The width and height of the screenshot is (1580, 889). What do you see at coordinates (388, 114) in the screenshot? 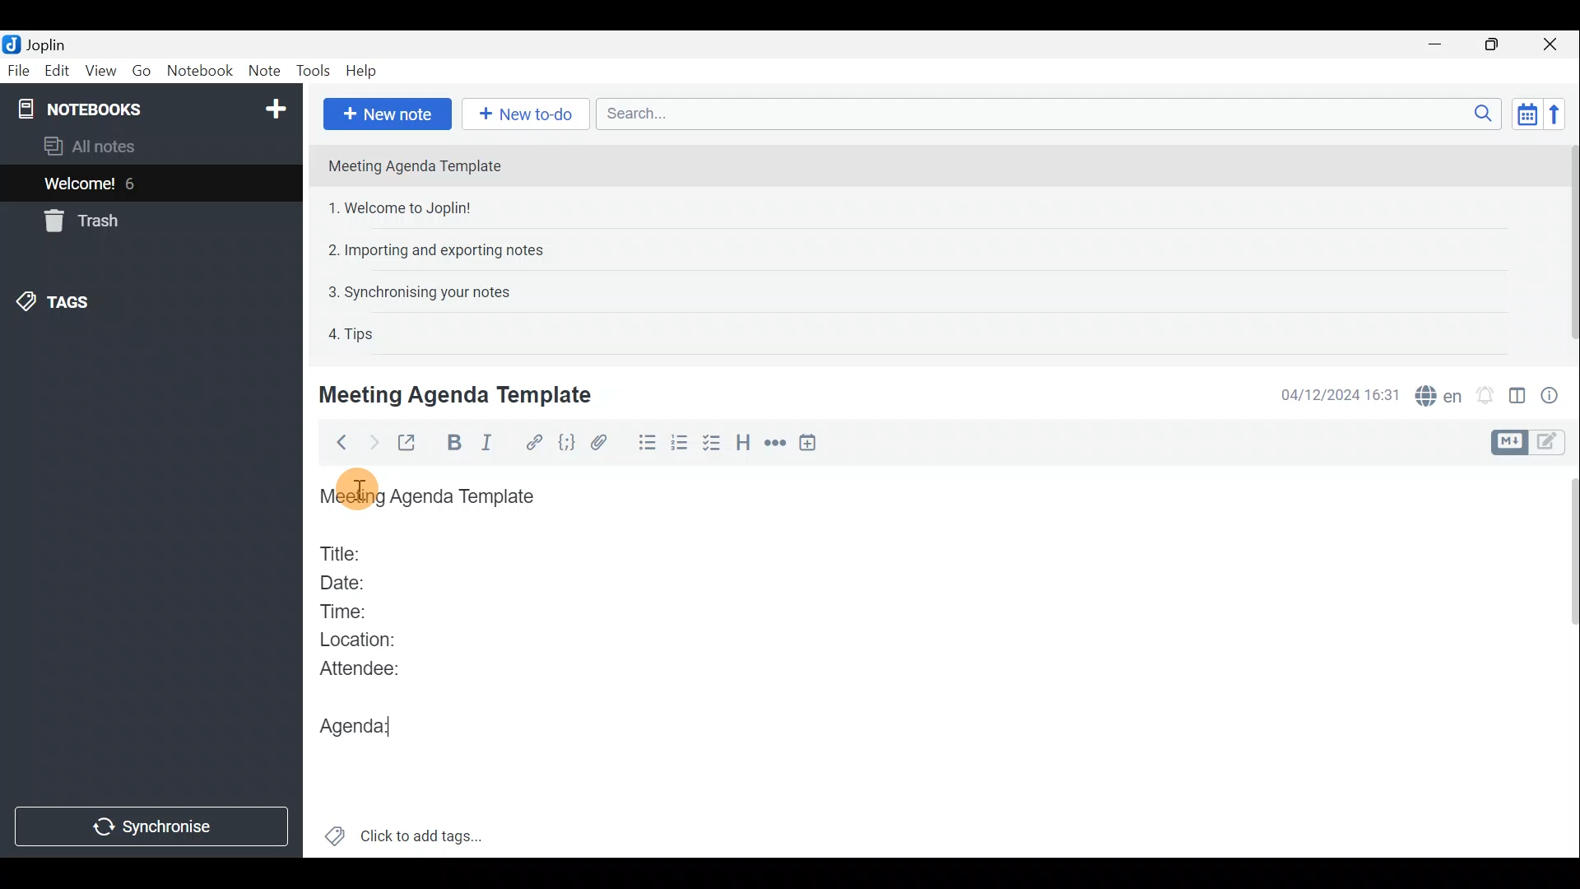
I see `New note` at bounding box center [388, 114].